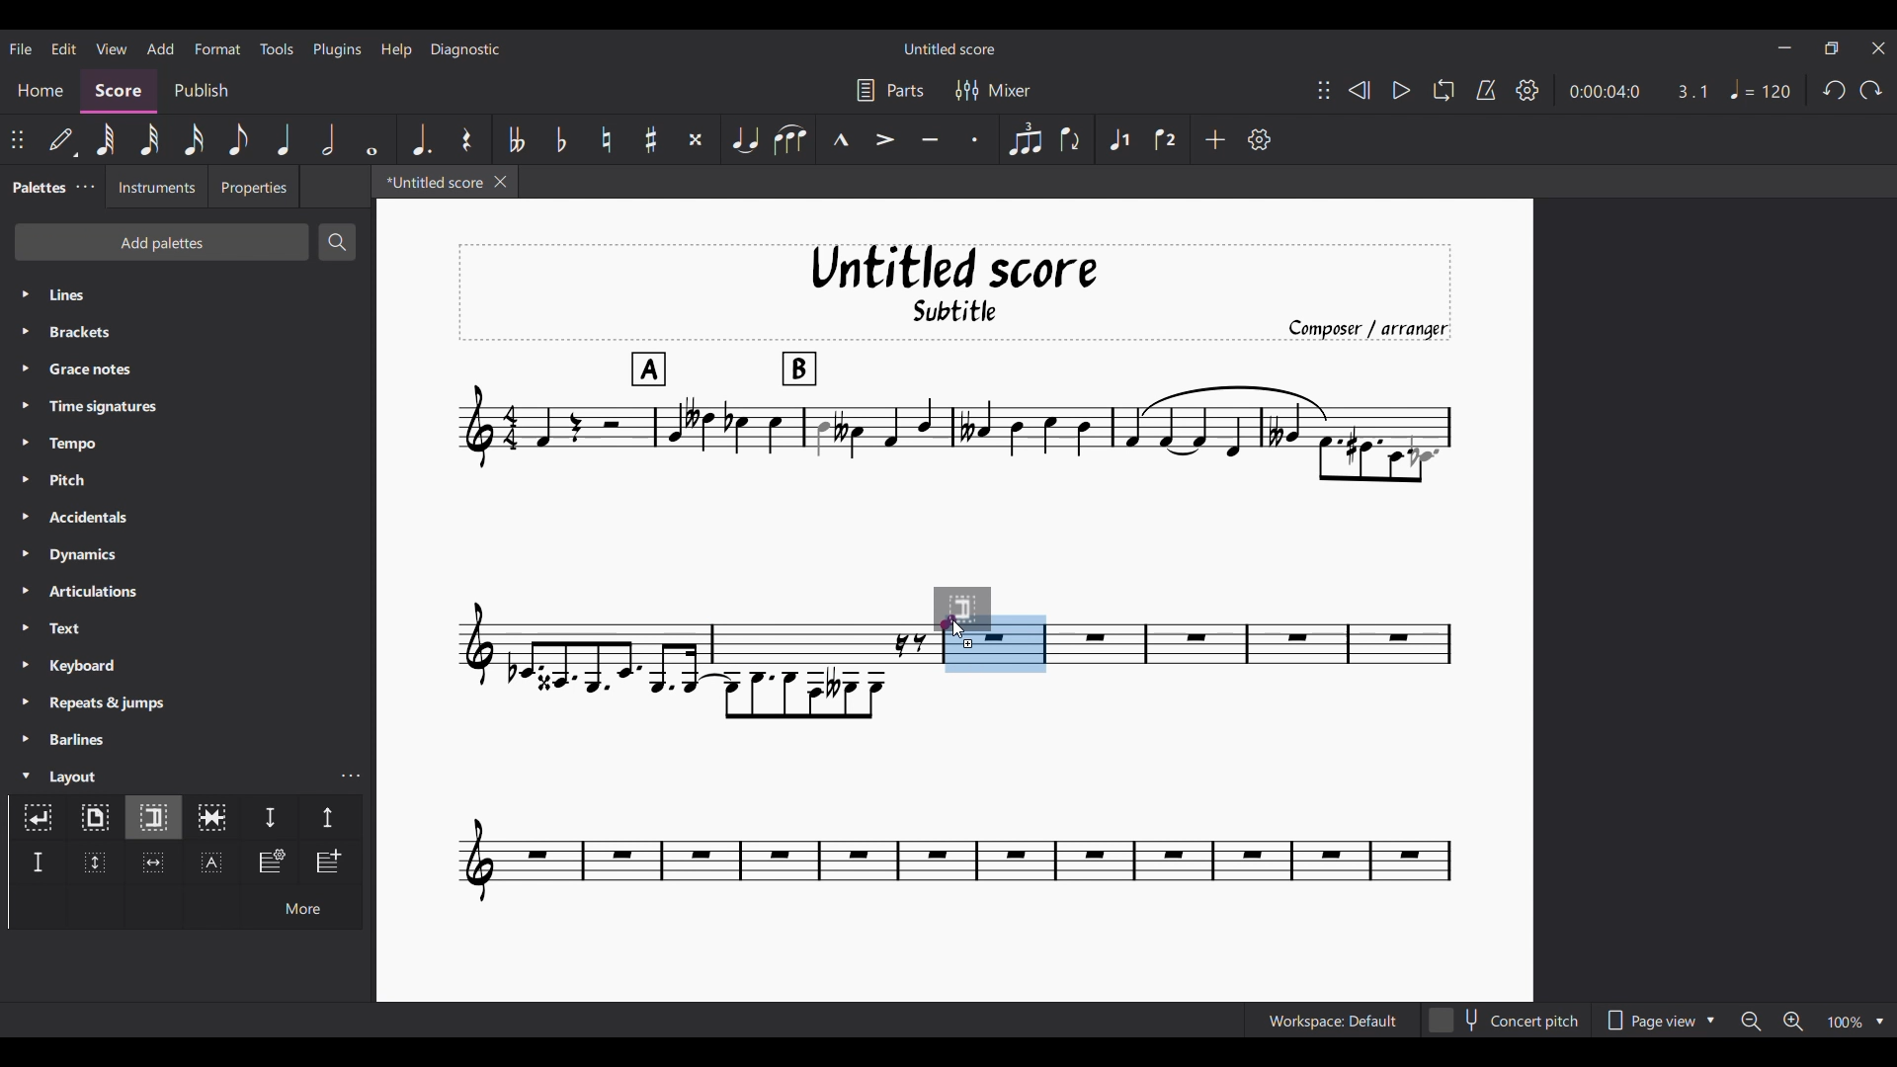  What do you see at coordinates (94, 818) in the screenshot?
I see `Page break` at bounding box center [94, 818].